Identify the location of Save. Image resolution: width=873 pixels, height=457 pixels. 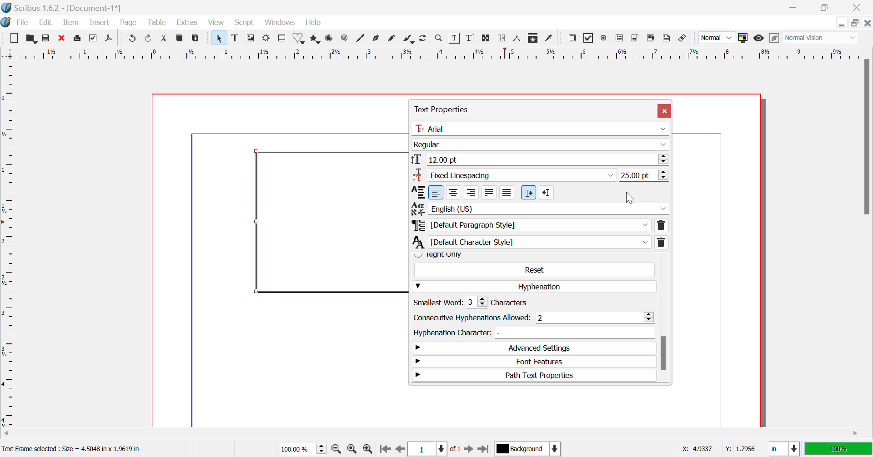
(45, 38).